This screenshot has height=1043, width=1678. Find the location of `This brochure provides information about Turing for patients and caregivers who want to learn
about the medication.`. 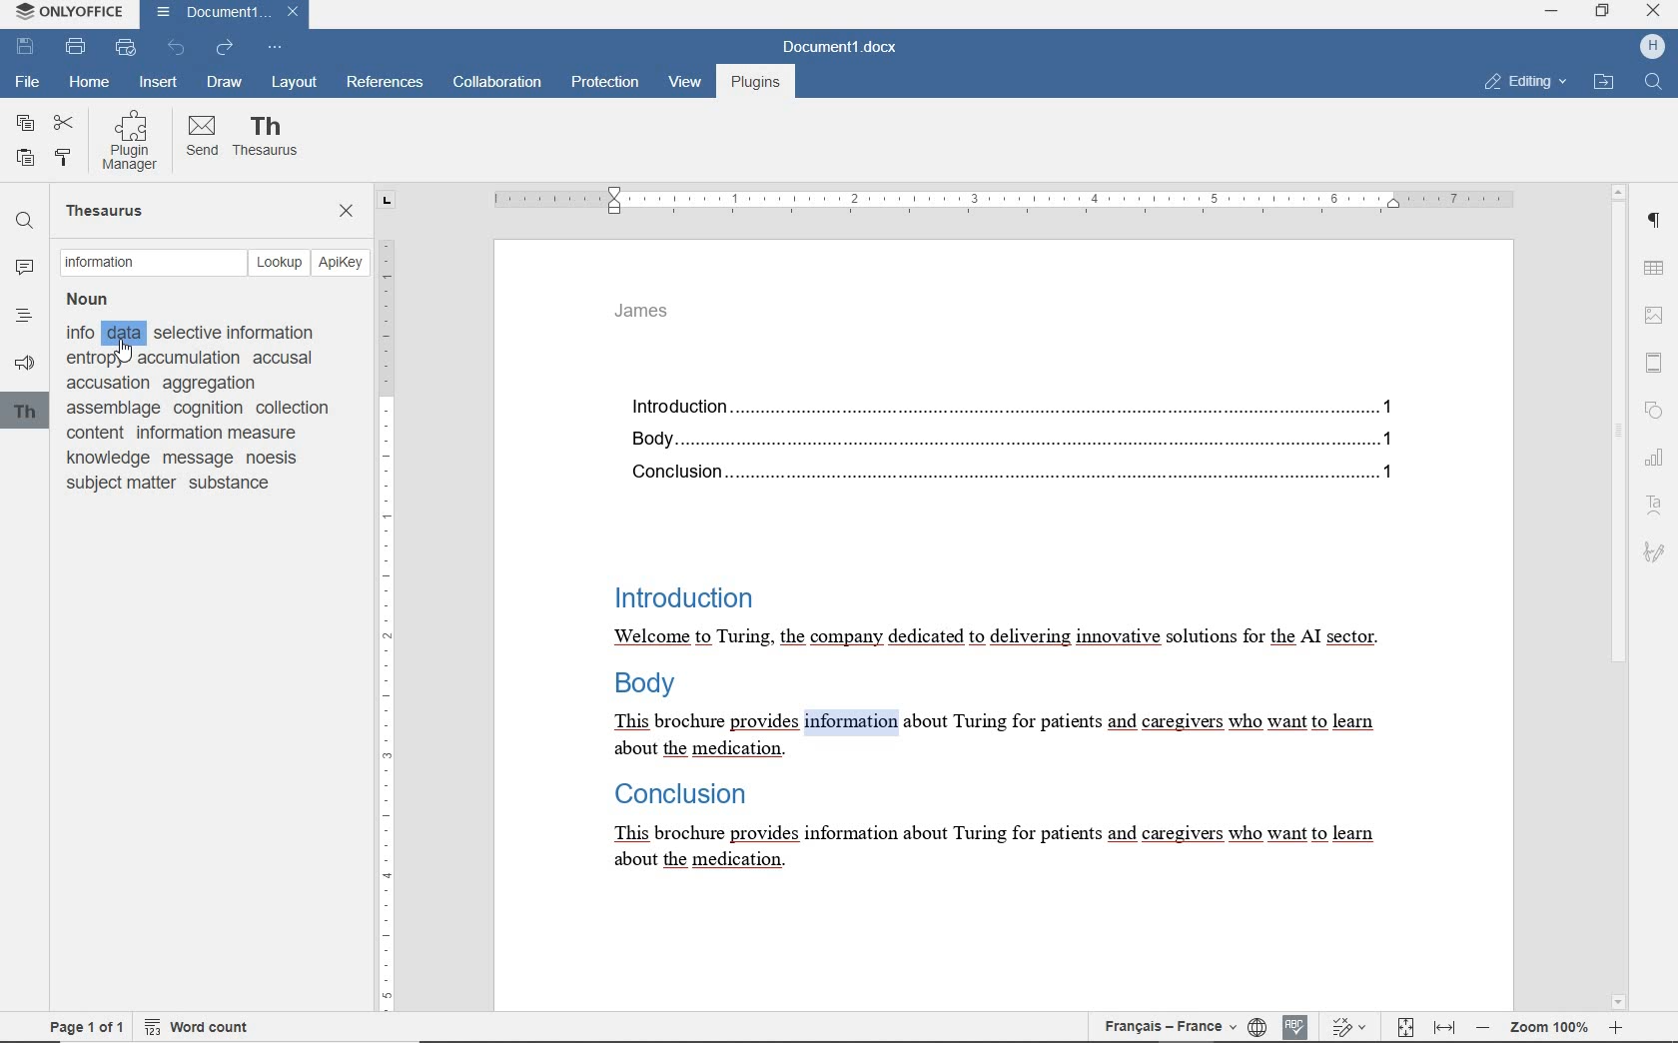

This brochure provides information about Turing for patients and caregivers who want to learn
about the medication. is located at coordinates (1000, 847).